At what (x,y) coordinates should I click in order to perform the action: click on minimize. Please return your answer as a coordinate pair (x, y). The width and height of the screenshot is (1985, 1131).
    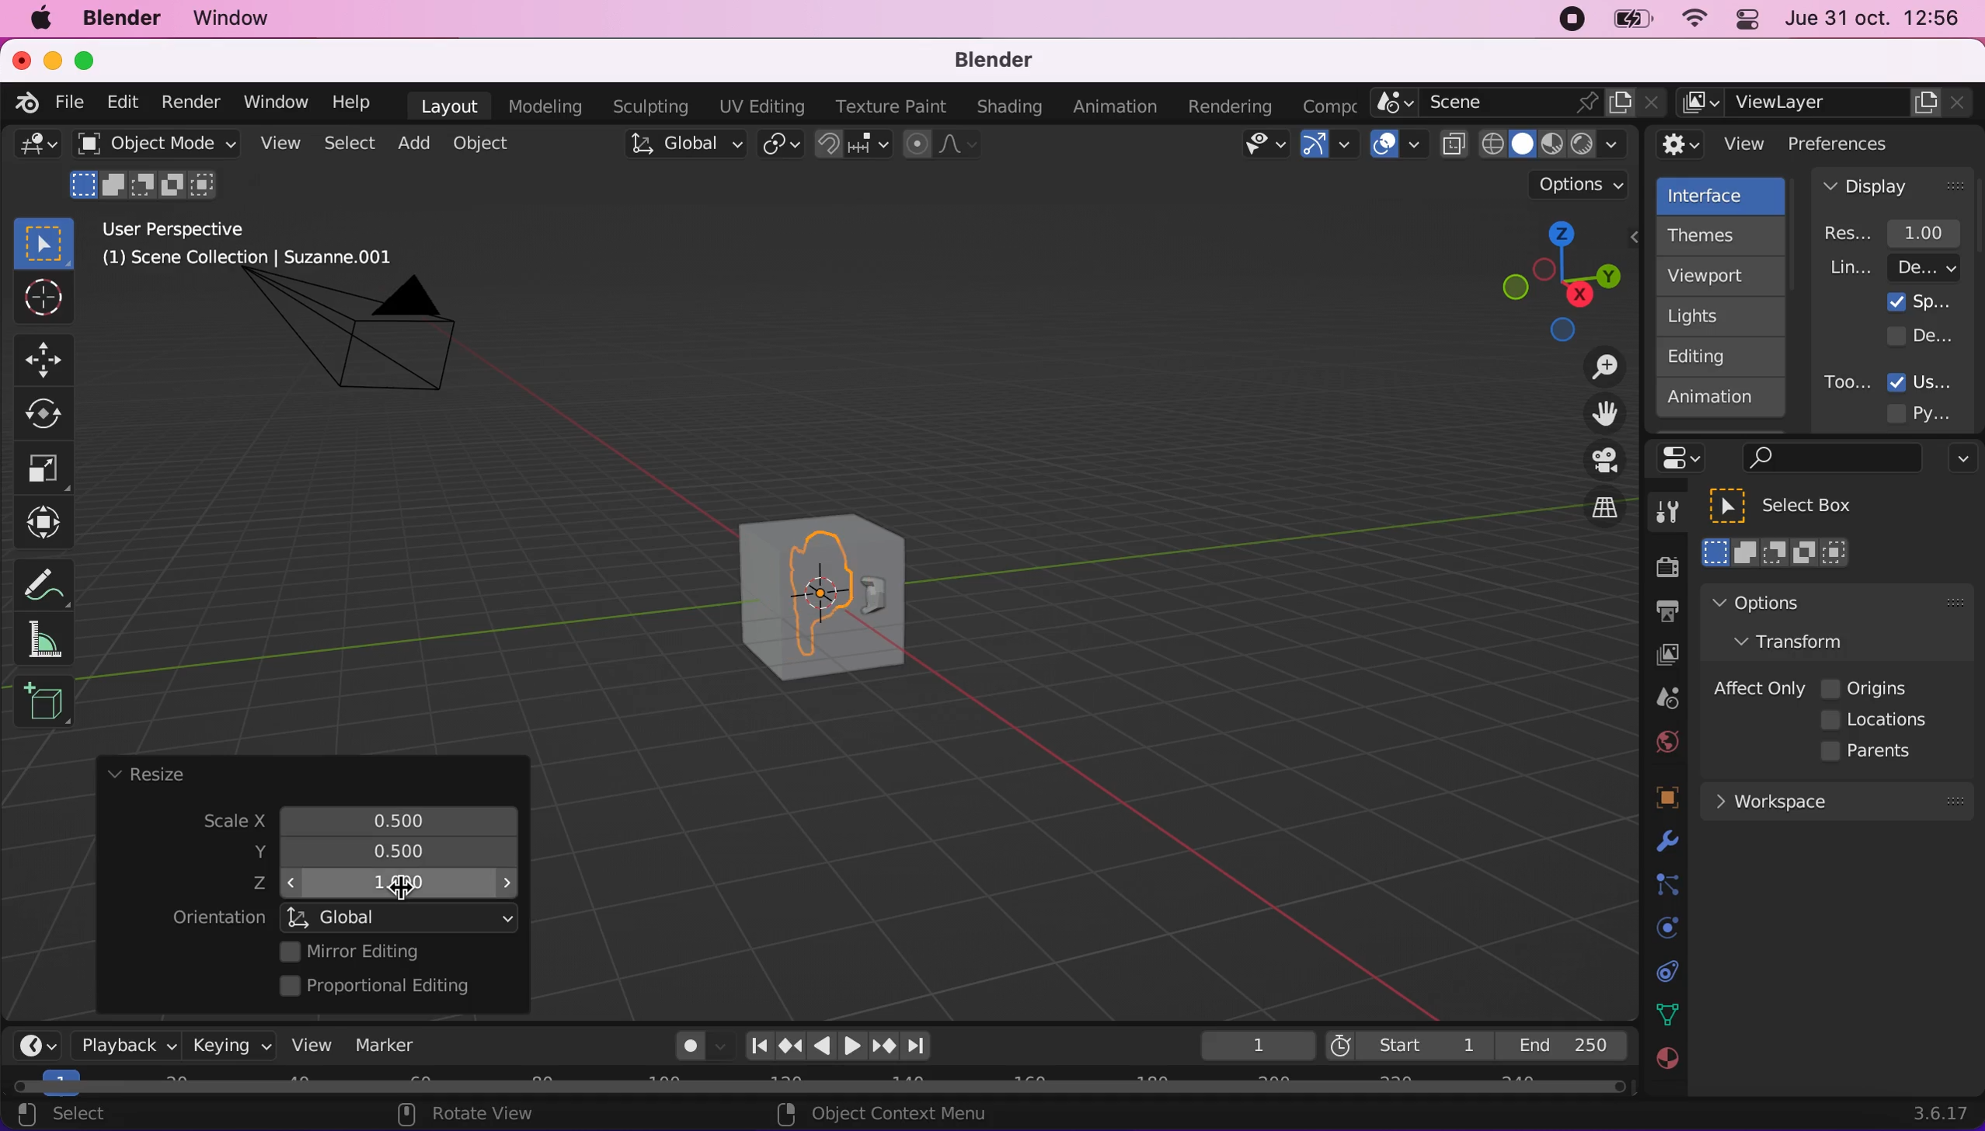
    Looking at the image, I should click on (50, 59).